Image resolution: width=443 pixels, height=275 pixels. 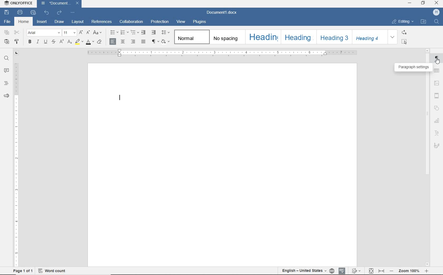 I want to click on increase indent, so click(x=154, y=32).